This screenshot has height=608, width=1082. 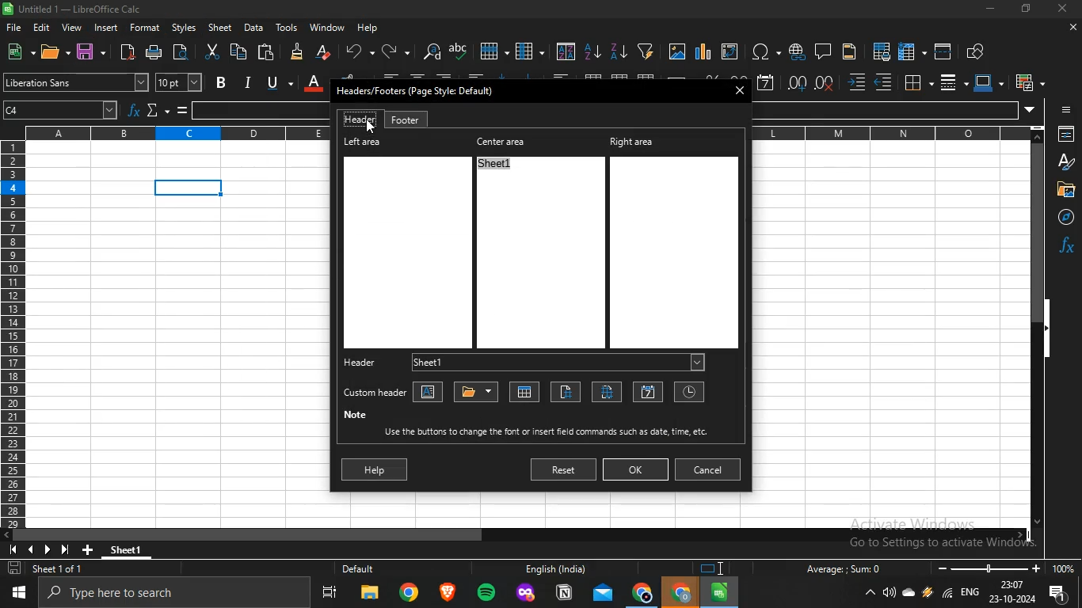 What do you see at coordinates (564, 594) in the screenshot?
I see `notion` at bounding box center [564, 594].